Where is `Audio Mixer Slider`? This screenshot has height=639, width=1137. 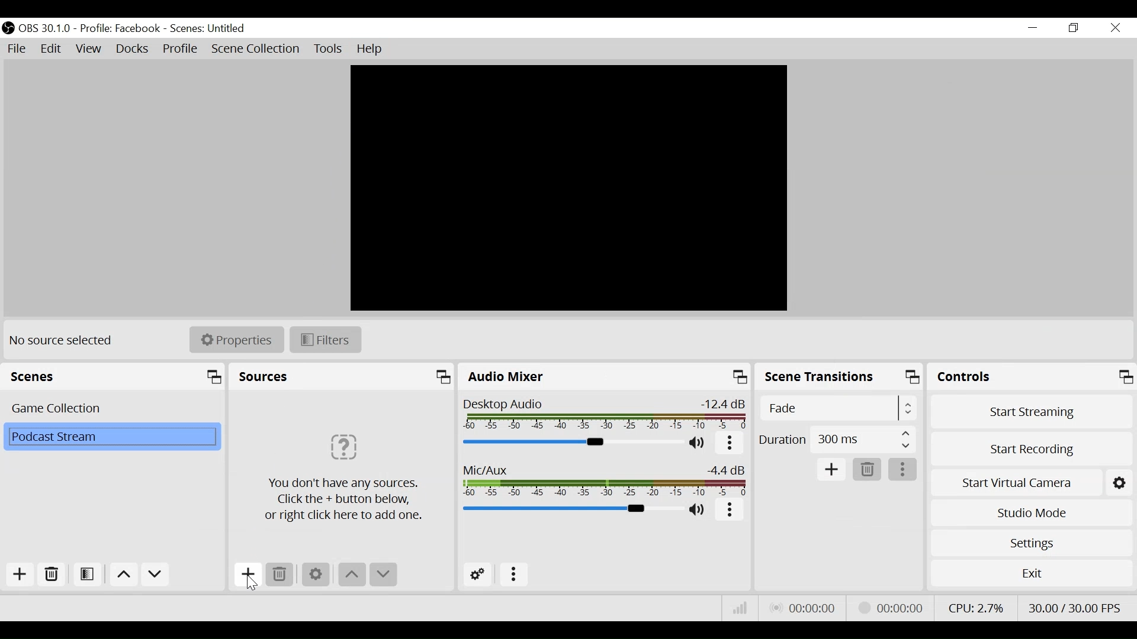 Audio Mixer Slider is located at coordinates (573, 444).